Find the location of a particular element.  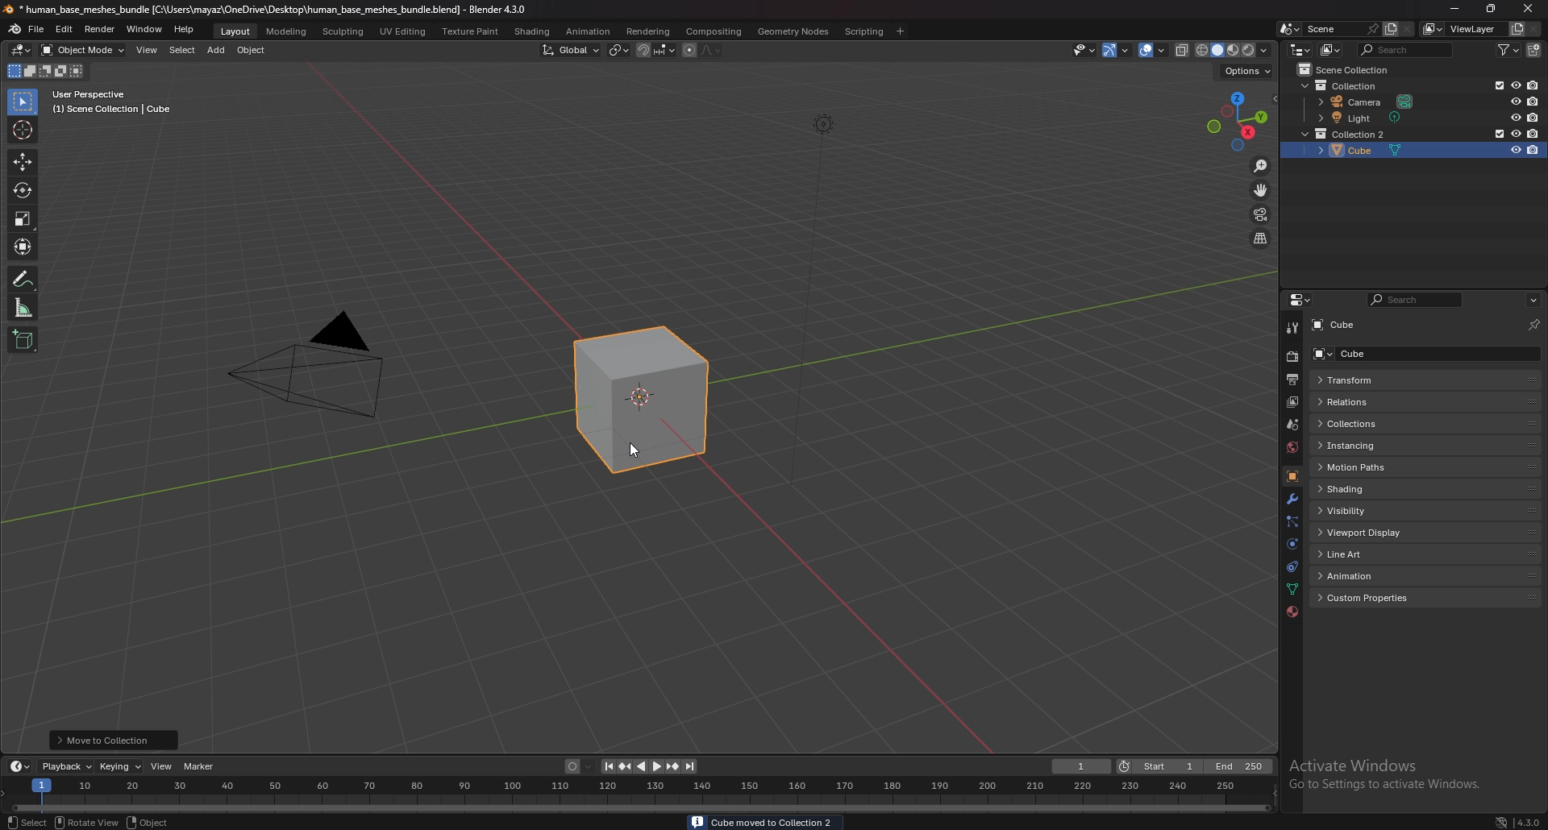

object is located at coordinates (155, 821).